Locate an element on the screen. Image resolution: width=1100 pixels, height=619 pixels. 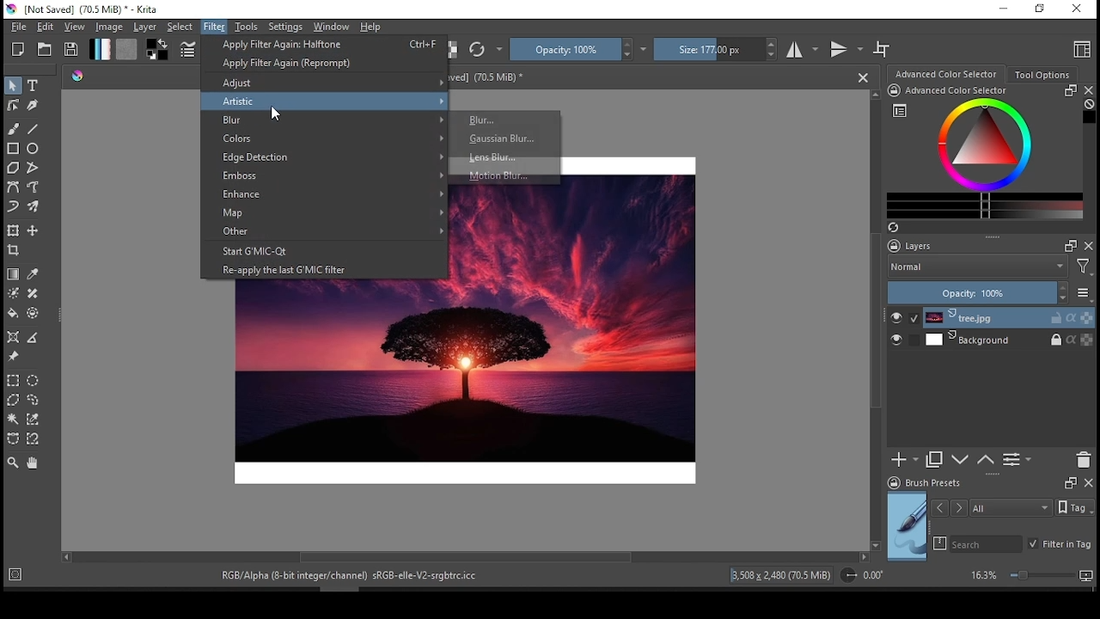
close docker is located at coordinates (1087, 483).